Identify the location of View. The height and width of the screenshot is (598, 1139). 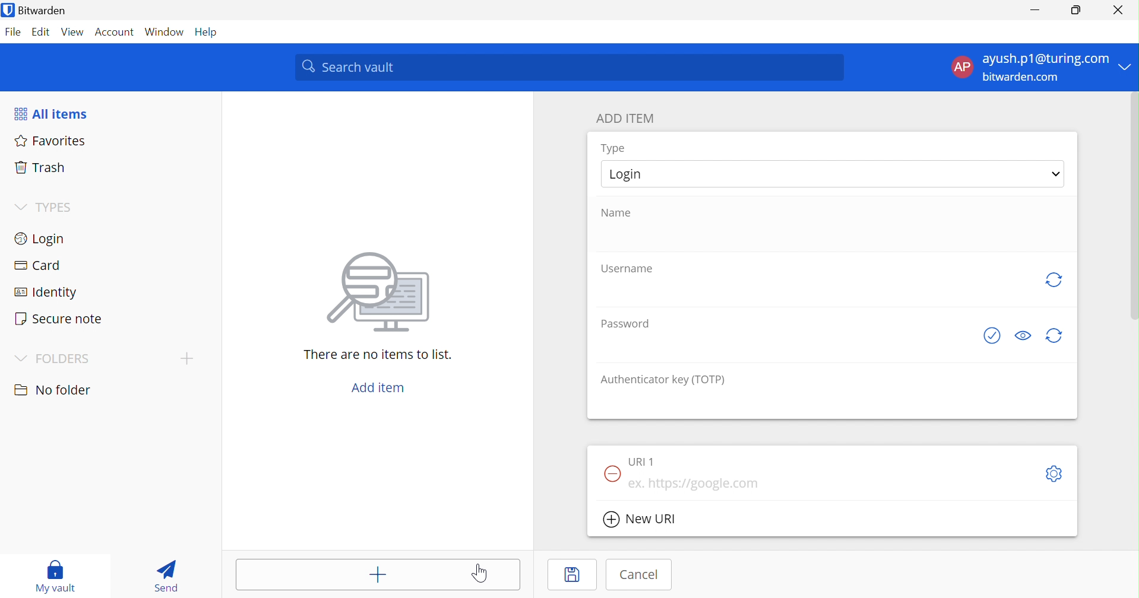
(71, 31).